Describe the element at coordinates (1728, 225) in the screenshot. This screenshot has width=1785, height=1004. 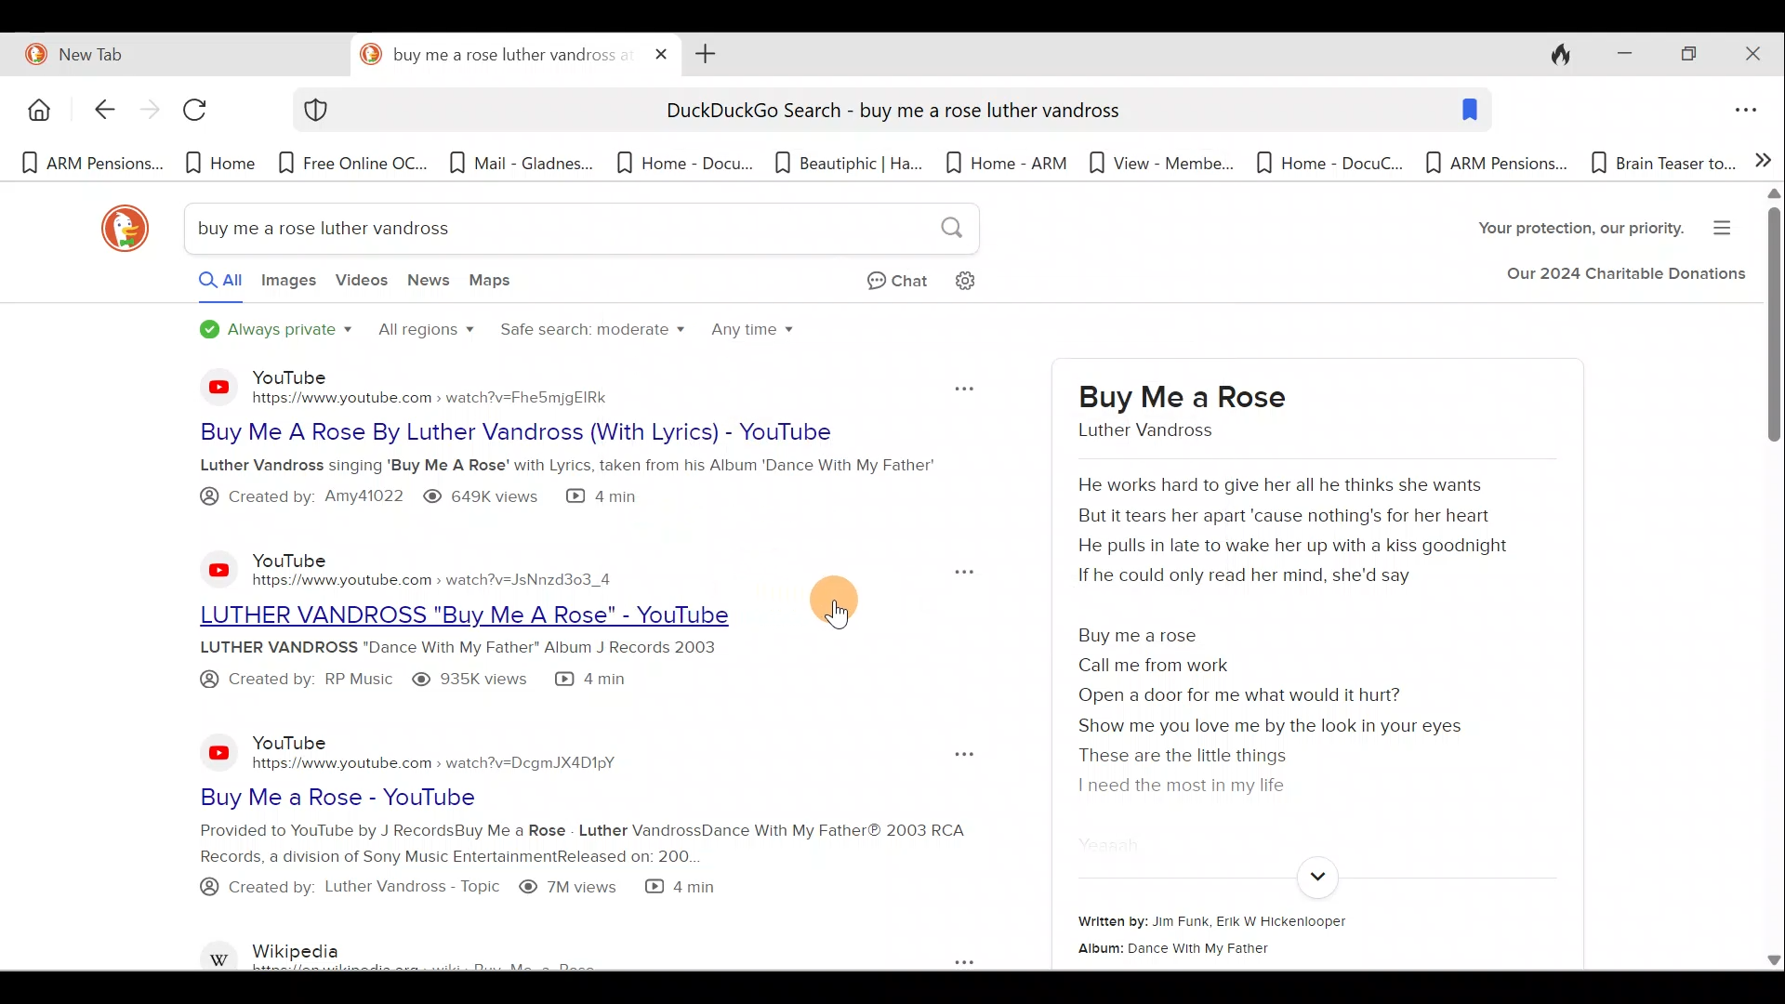
I see `Menu` at that location.